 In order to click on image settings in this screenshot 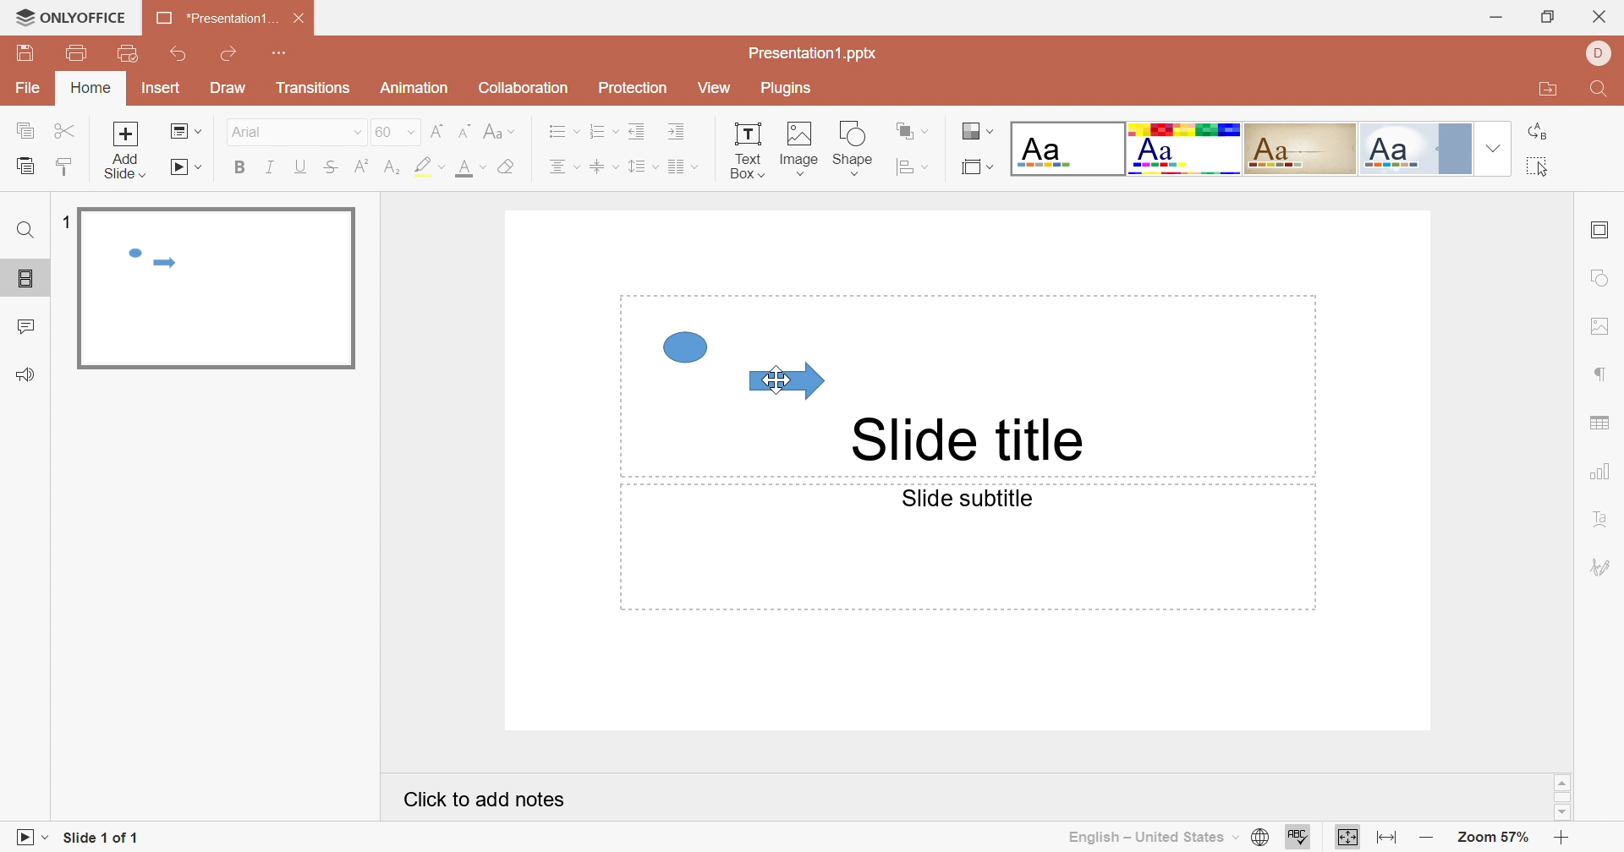, I will do `click(1600, 324)`.